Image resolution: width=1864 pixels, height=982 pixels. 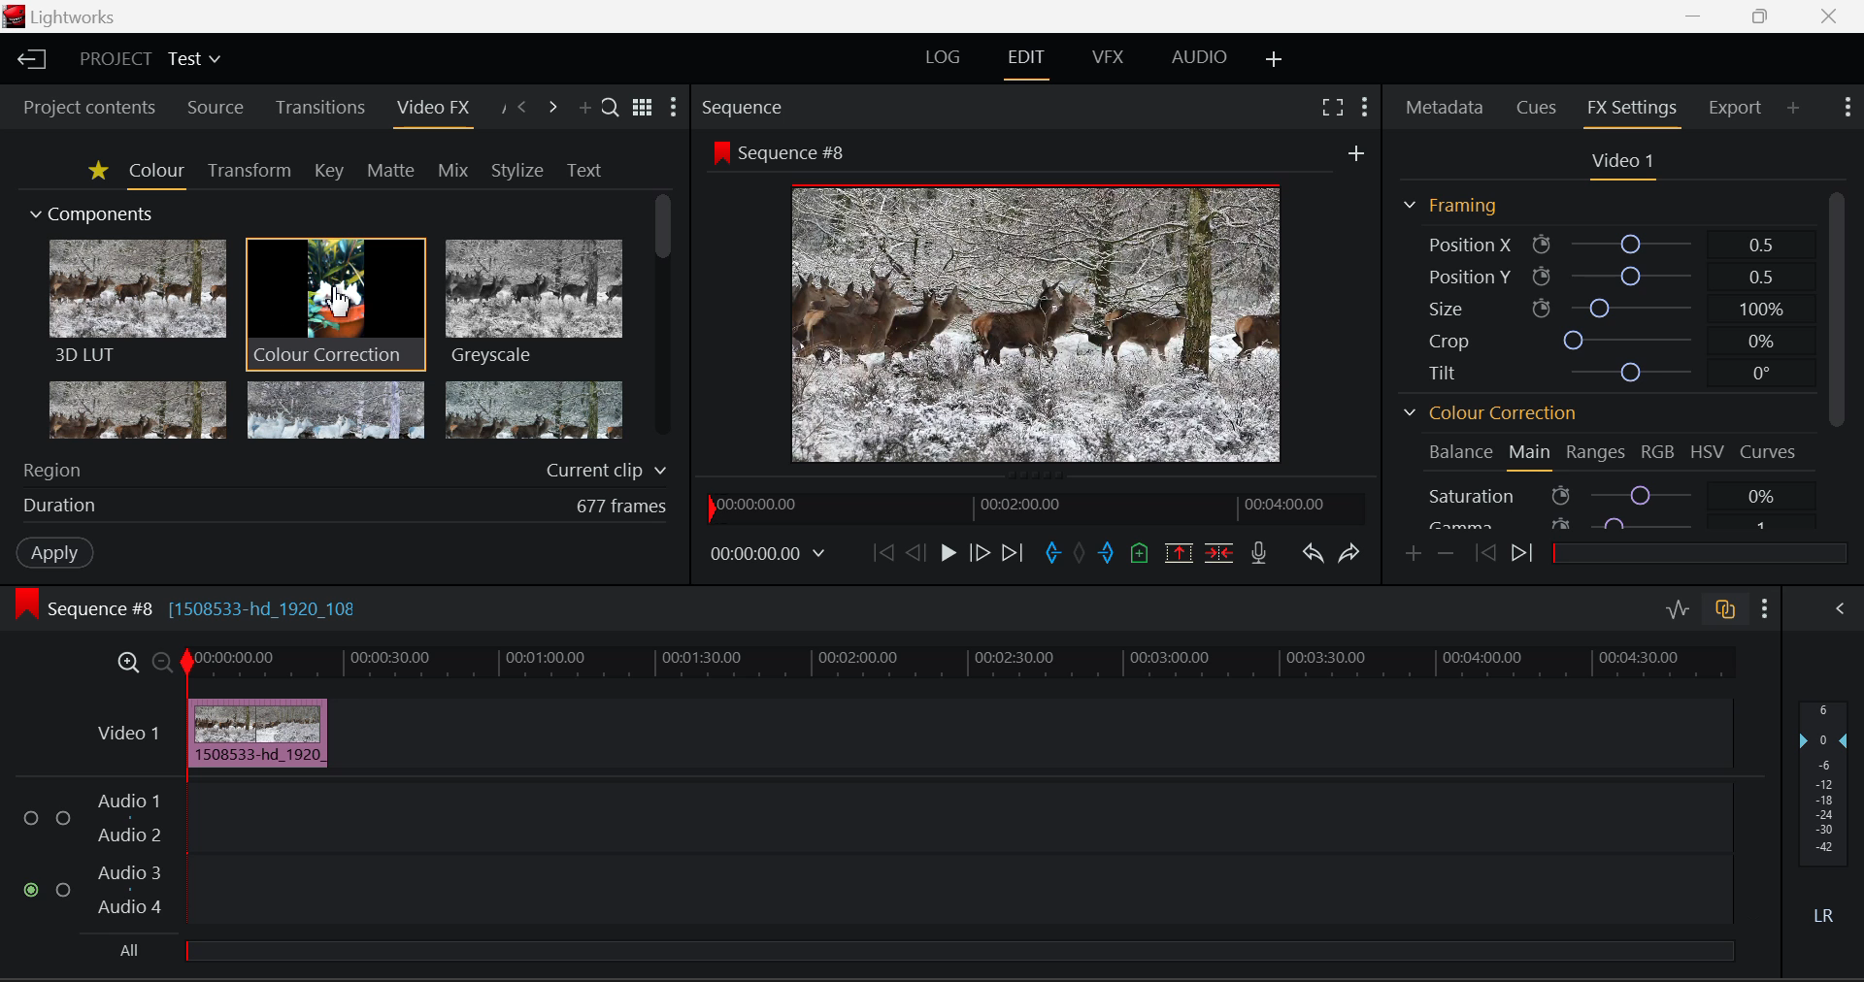 What do you see at coordinates (1445, 109) in the screenshot?
I see `Metadata` at bounding box center [1445, 109].